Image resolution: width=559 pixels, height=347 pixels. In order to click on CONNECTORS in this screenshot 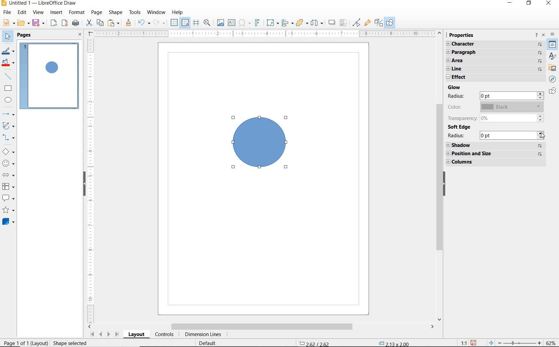, I will do `click(9, 138)`.